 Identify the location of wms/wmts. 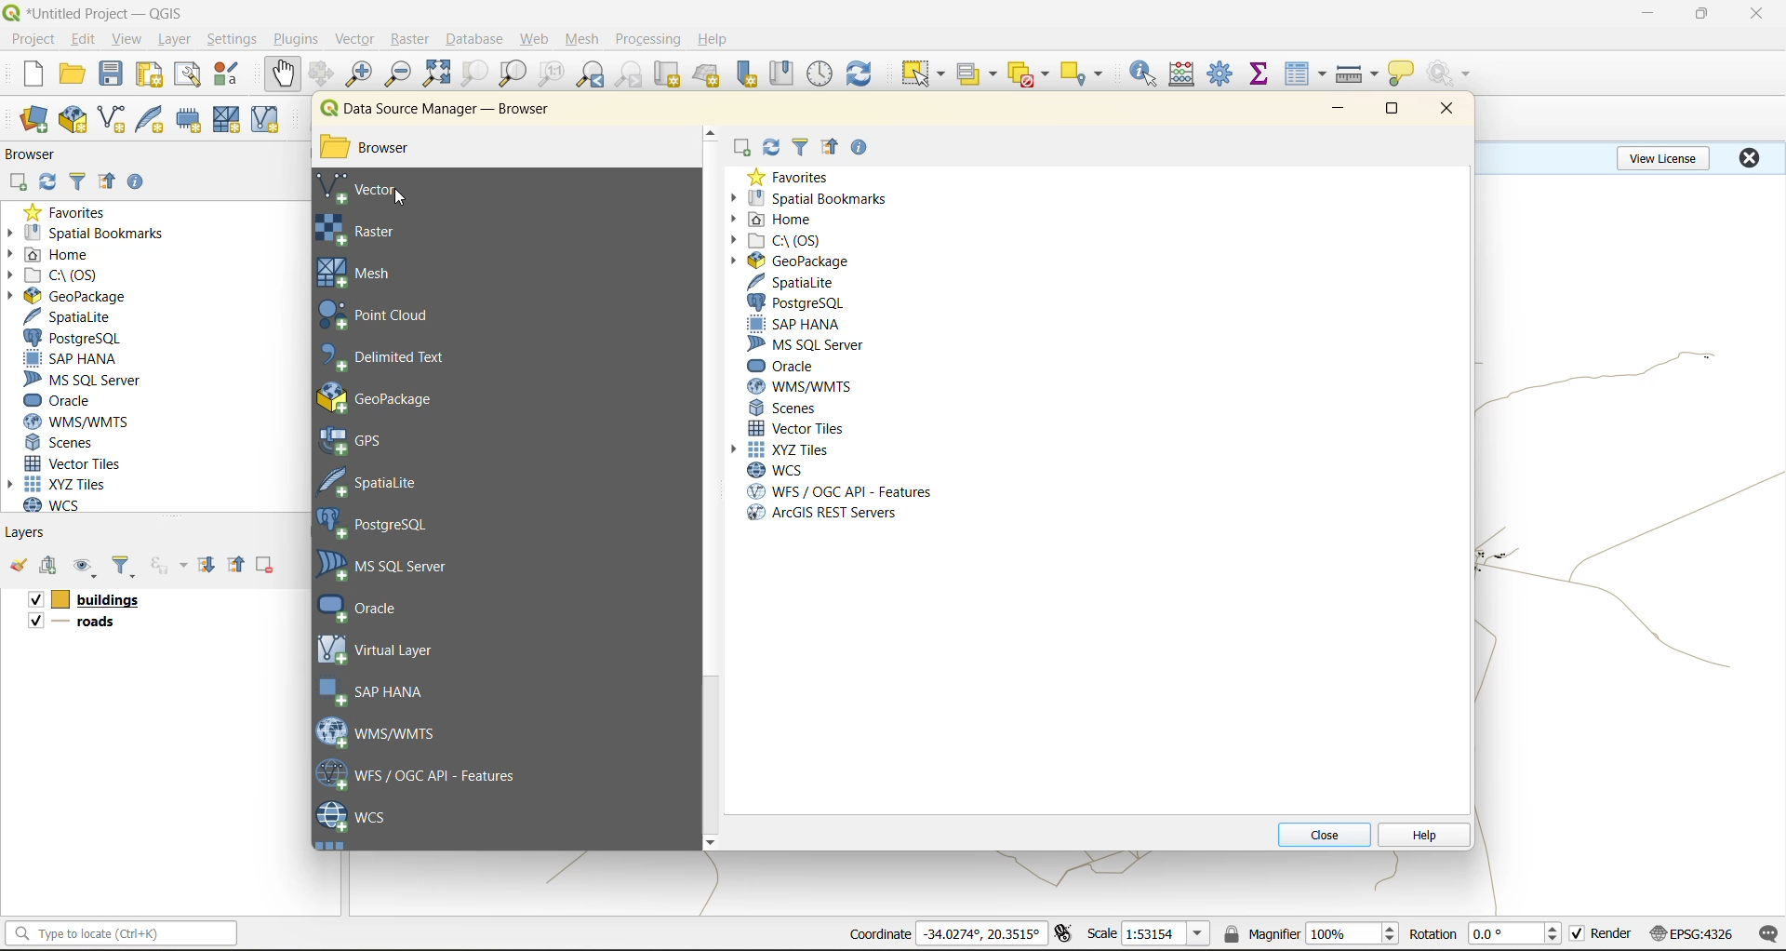
(386, 731).